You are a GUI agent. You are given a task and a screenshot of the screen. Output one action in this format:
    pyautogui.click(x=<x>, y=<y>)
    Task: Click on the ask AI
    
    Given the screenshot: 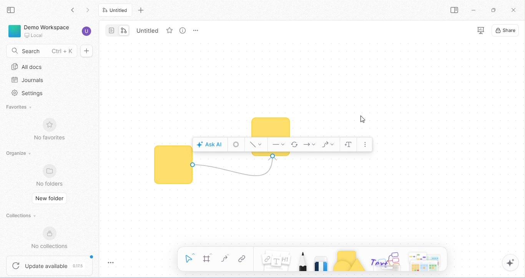 What is the action you would take?
    pyautogui.click(x=210, y=144)
    